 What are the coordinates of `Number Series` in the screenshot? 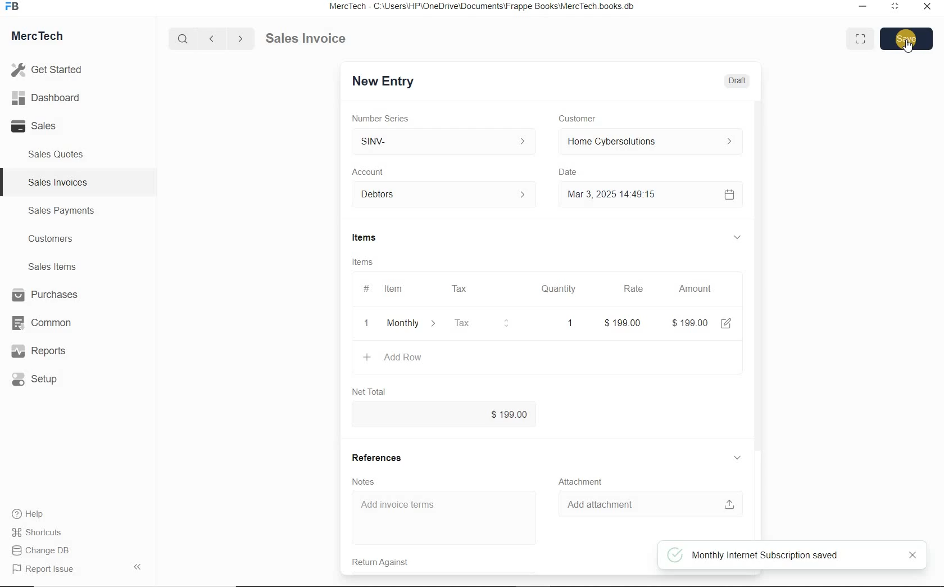 It's located at (384, 119).